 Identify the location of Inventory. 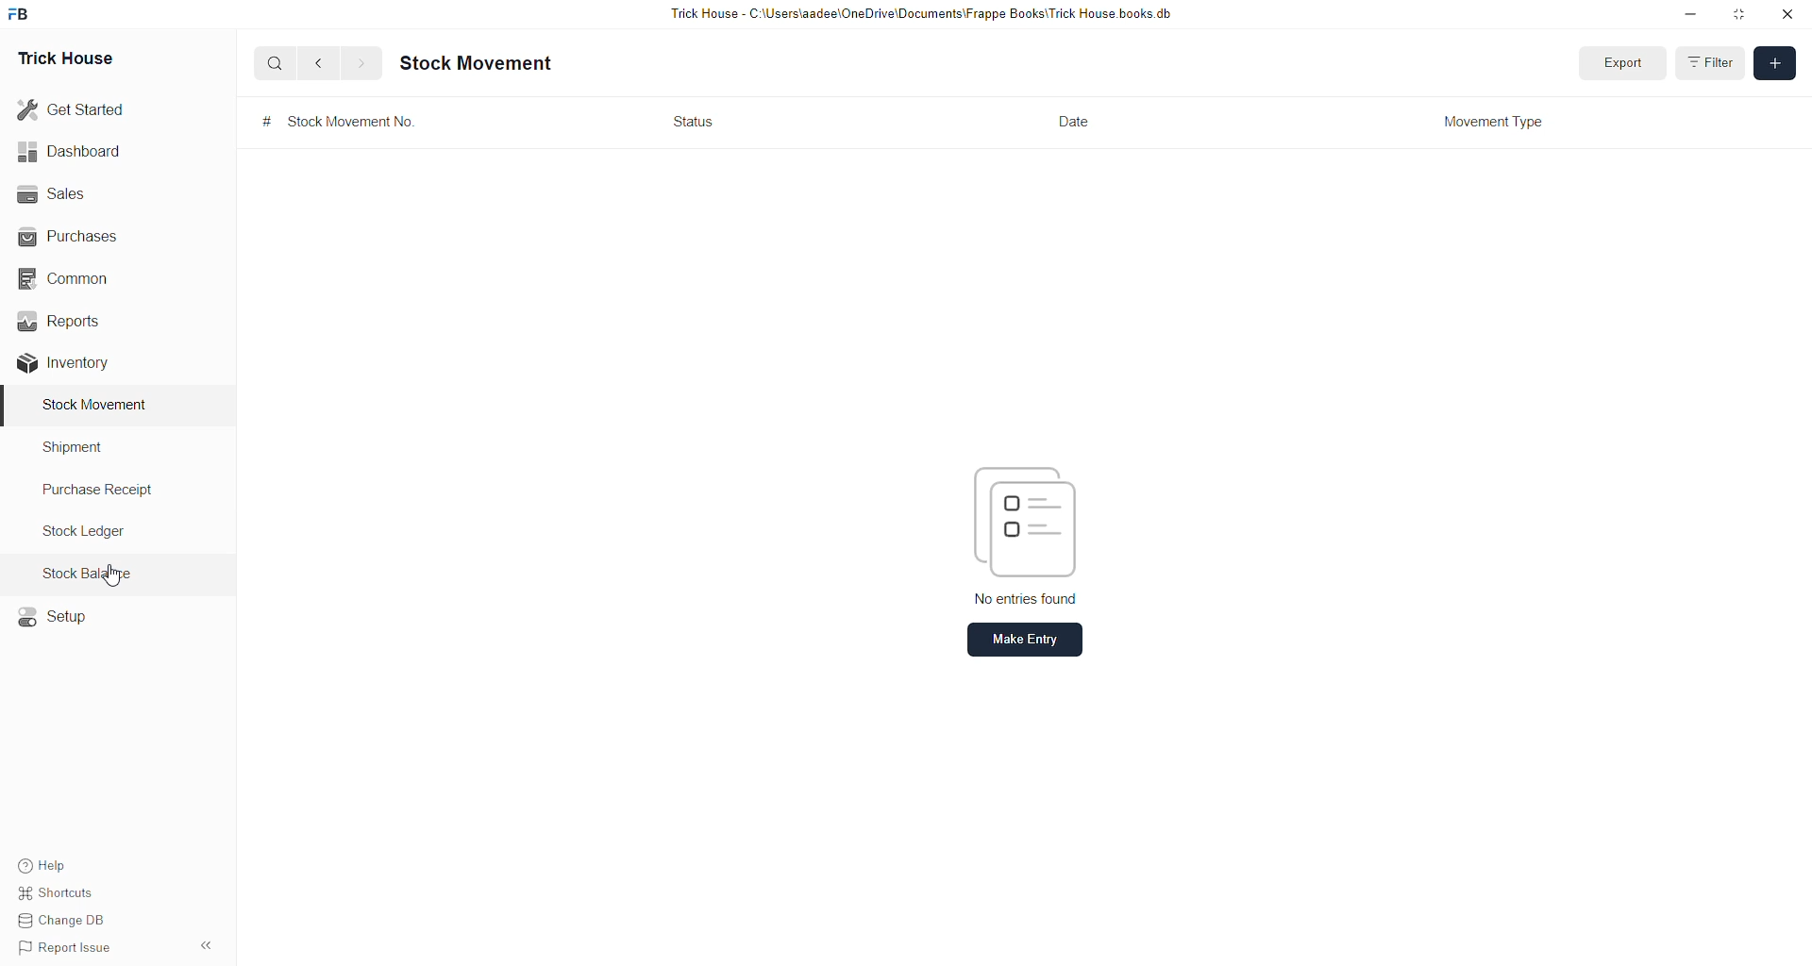
(67, 367).